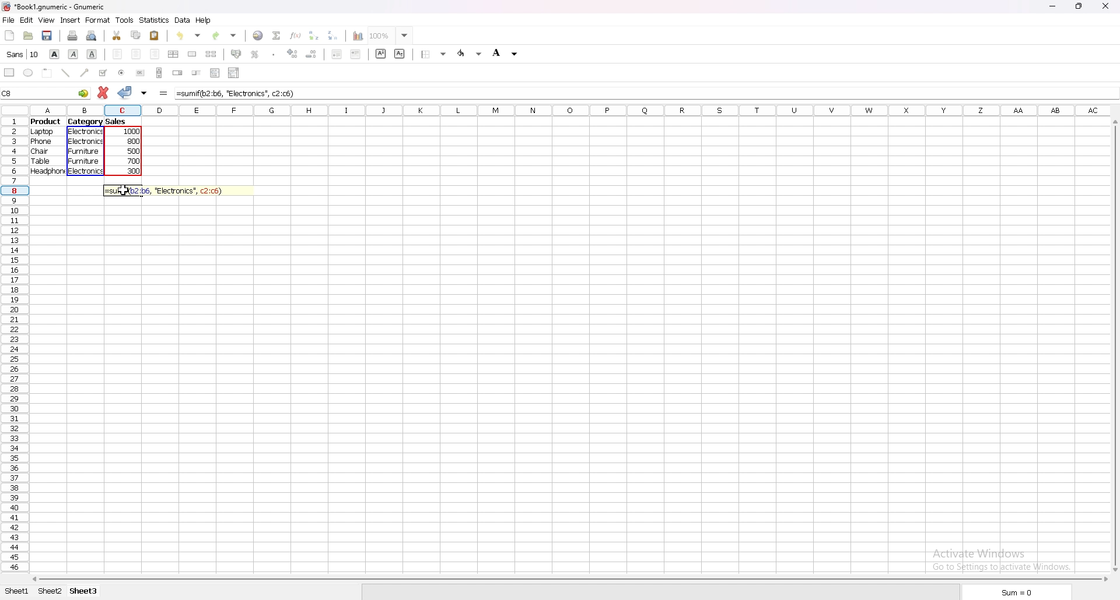  What do you see at coordinates (135, 152) in the screenshot?
I see `500` at bounding box center [135, 152].